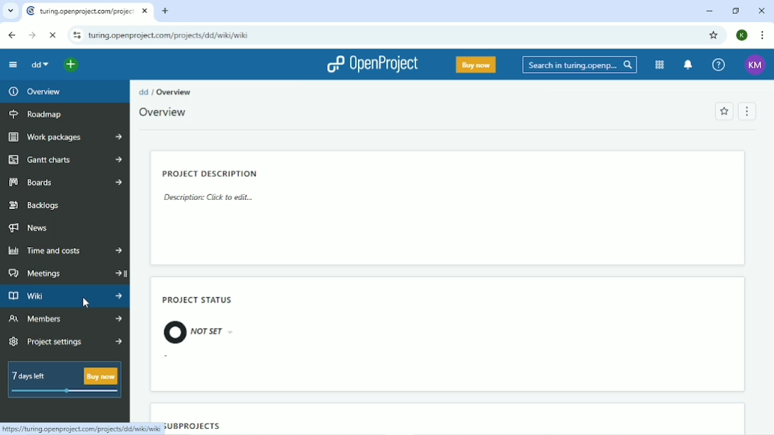  What do you see at coordinates (165, 92) in the screenshot?
I see `dd / Overview` at bounding box center [165, 92].